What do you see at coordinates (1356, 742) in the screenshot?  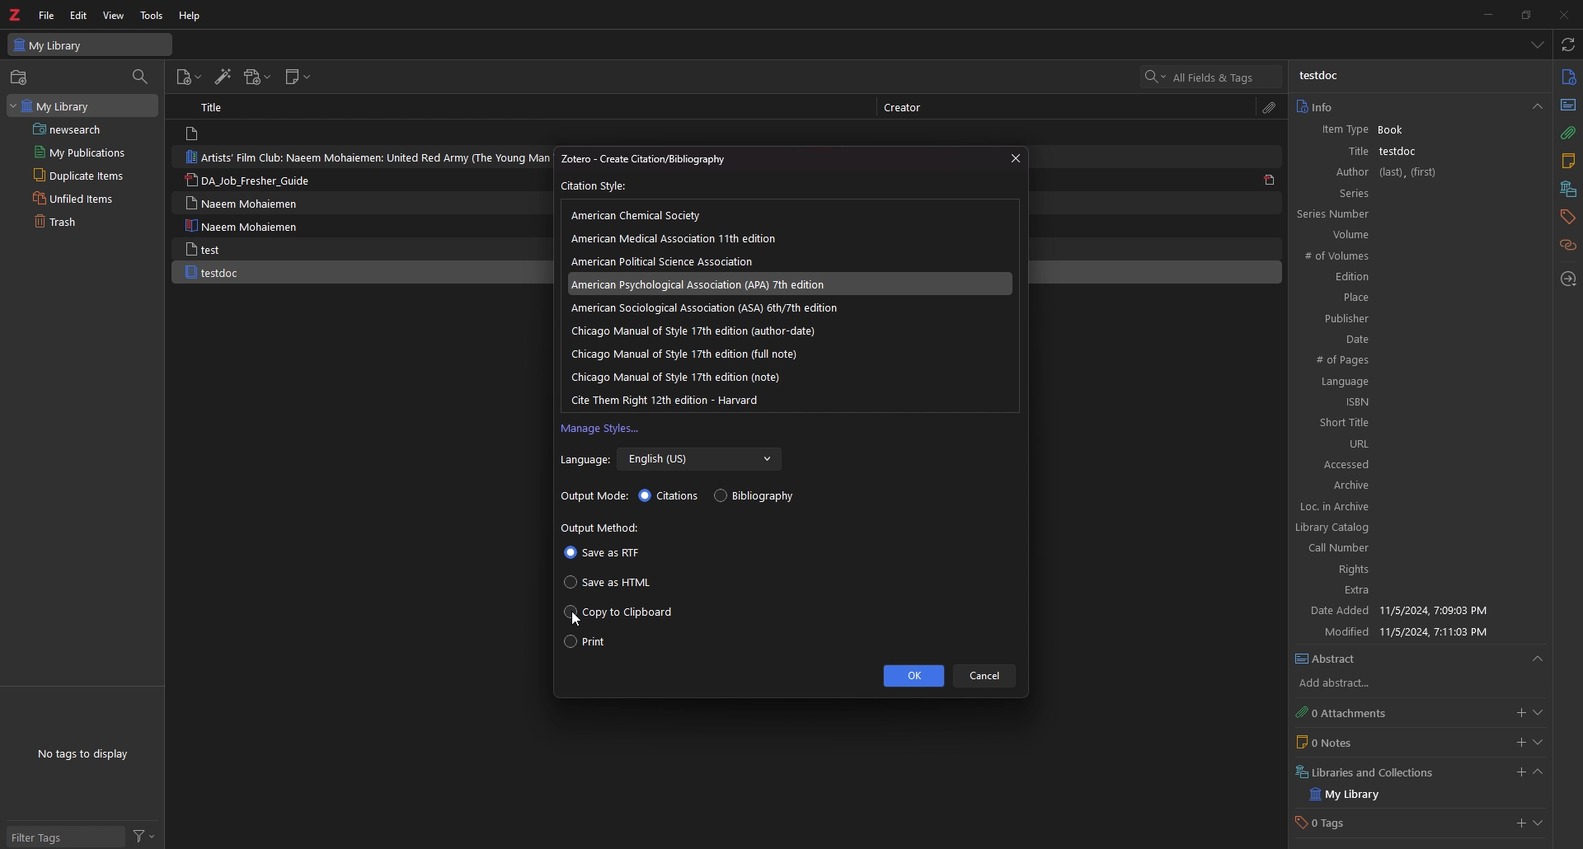 I see `0 Notes` at bounding box center [1356, 742].